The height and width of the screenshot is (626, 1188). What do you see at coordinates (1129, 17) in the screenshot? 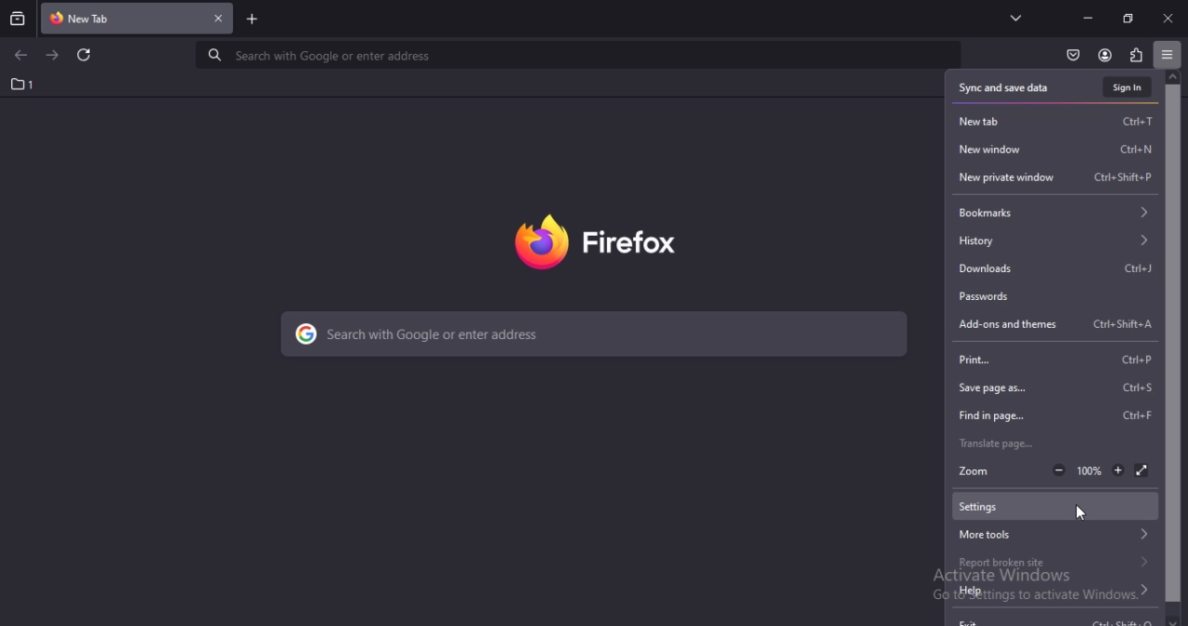
I see `restore windows` at bounding box center [1129, 17].